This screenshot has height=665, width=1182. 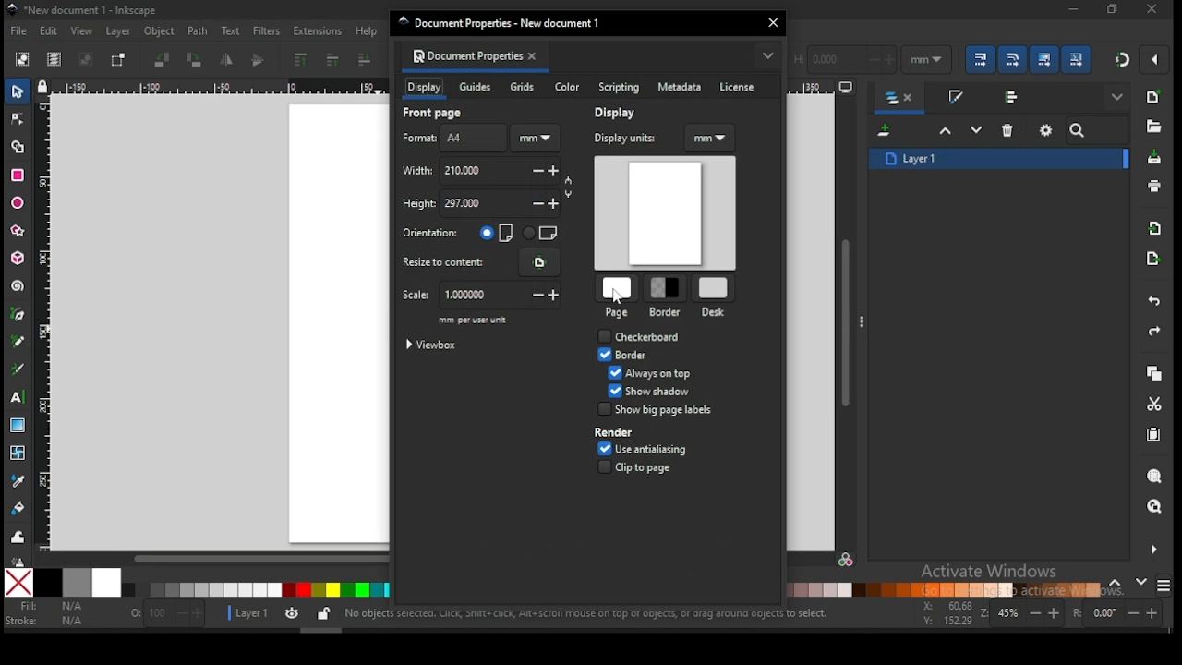 I want to click on color palette, so click(x=256, y=590).